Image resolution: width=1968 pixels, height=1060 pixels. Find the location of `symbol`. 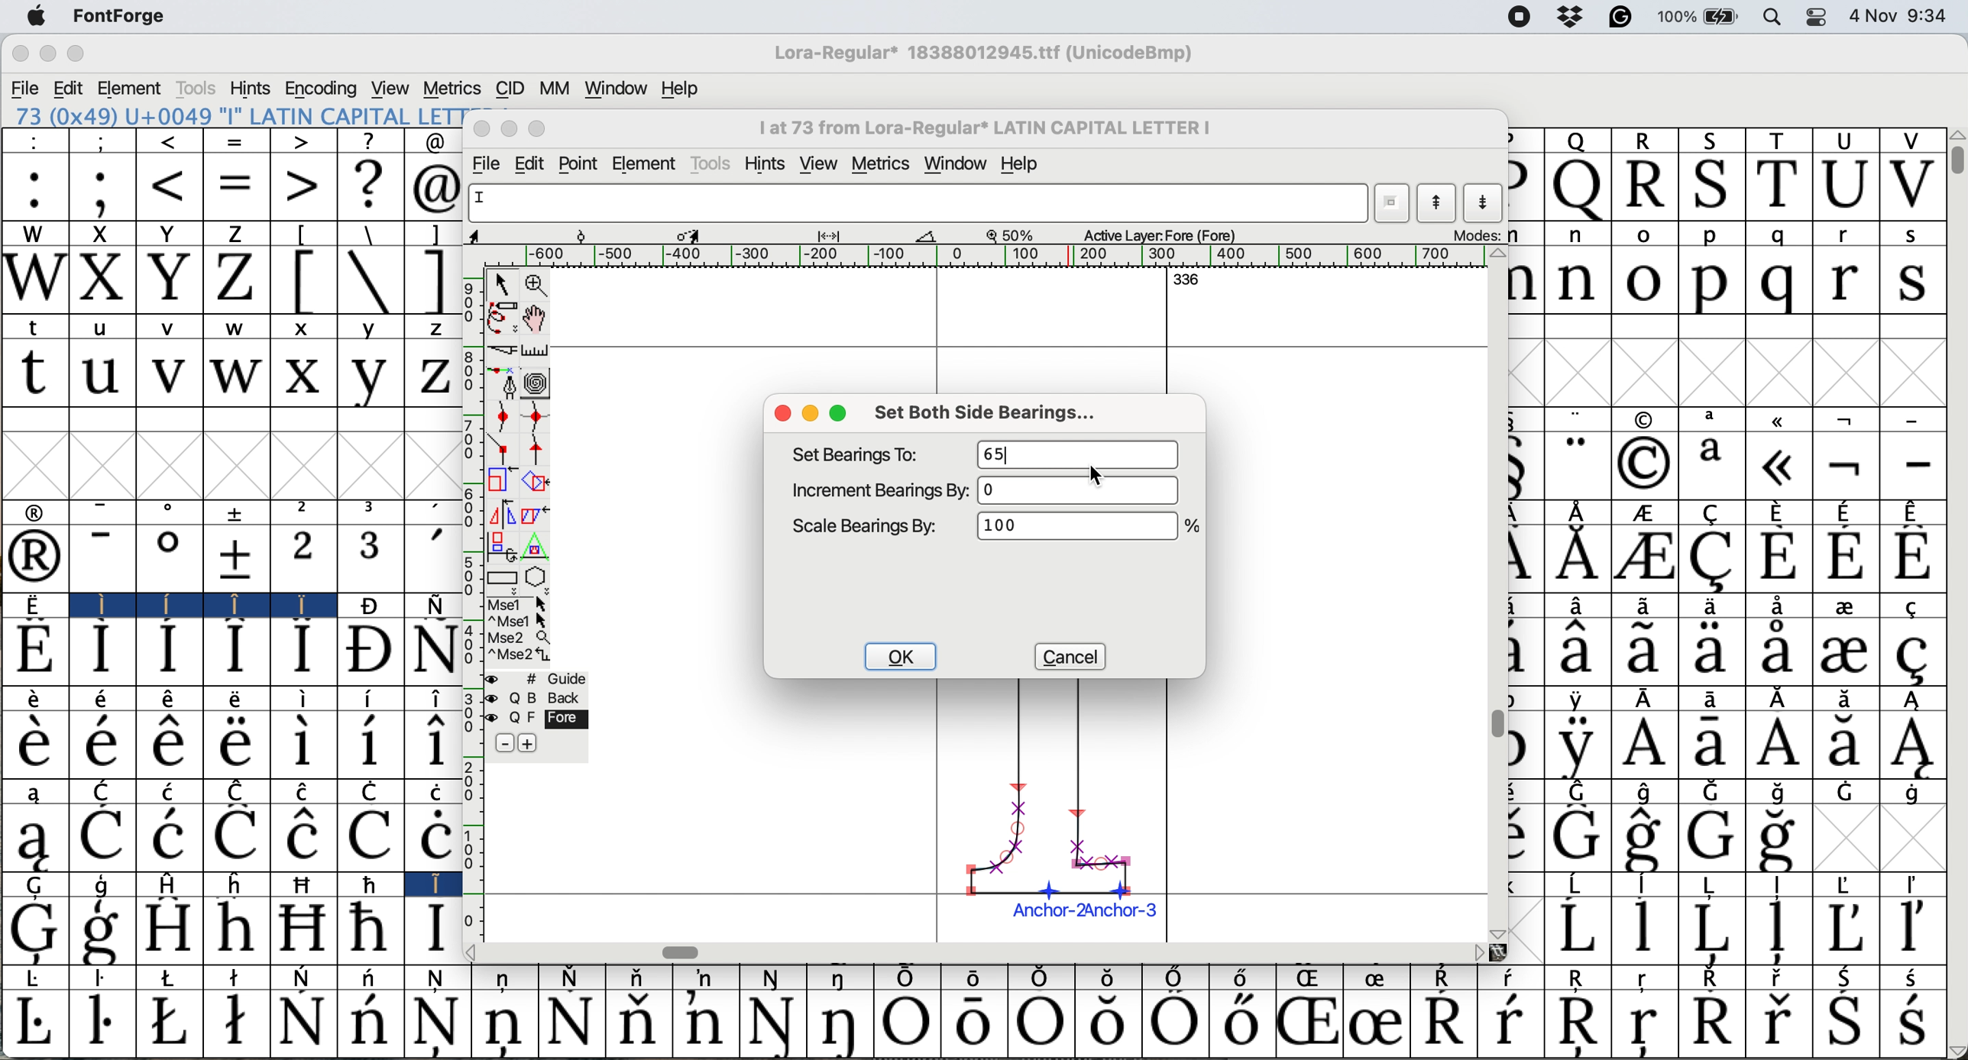

symbol is located at coordinates (239, 512).